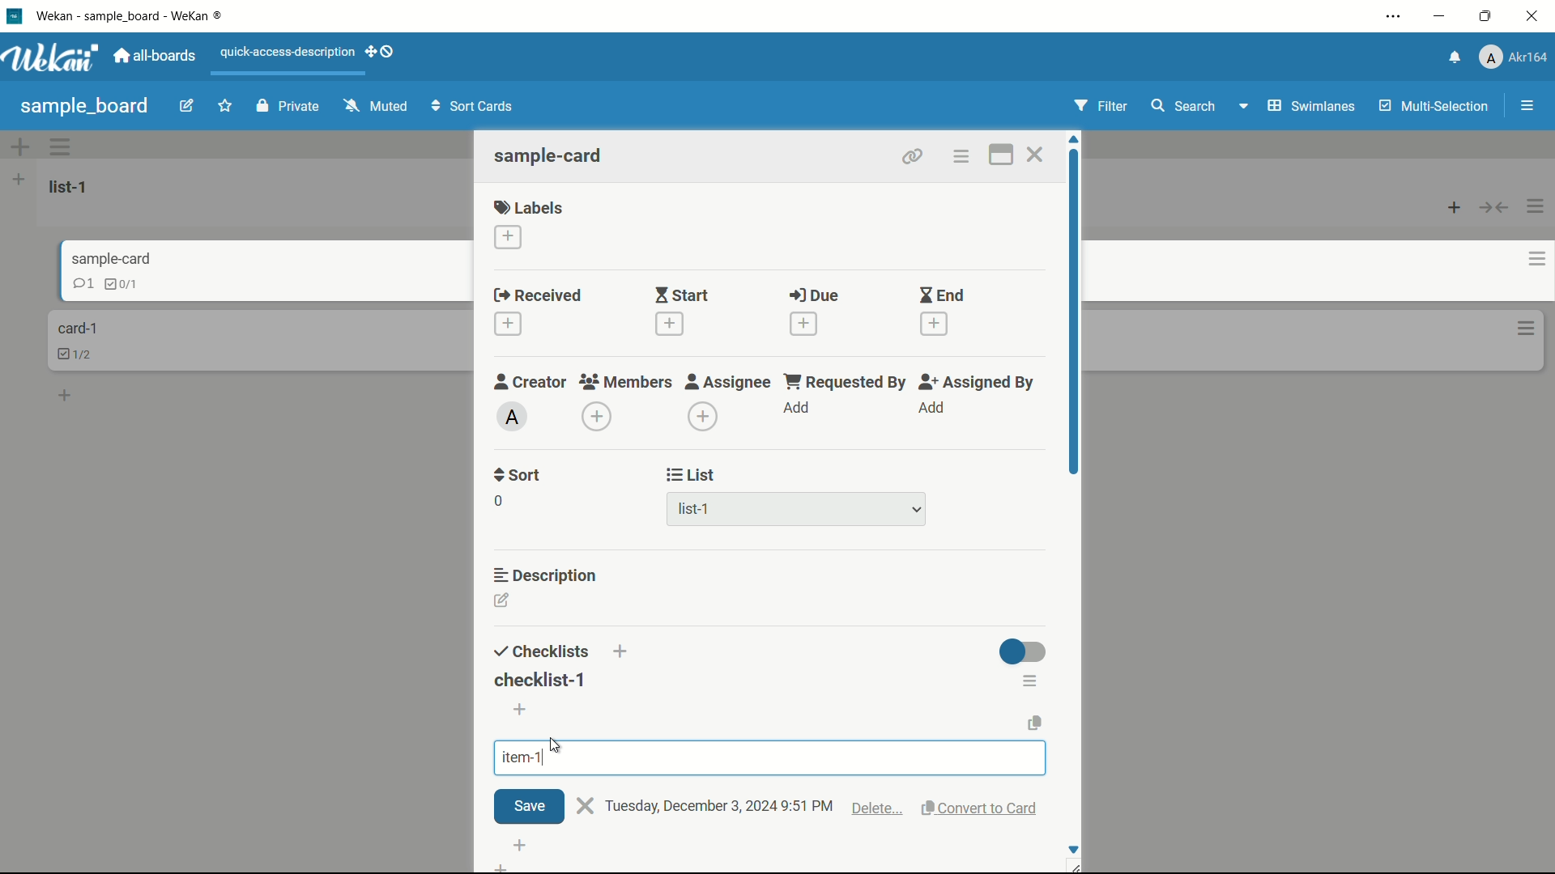 This screenshot has height=874, width=1555. Describe the element at coordinates (498, 501) in the screenshot. I see `0` at that location.